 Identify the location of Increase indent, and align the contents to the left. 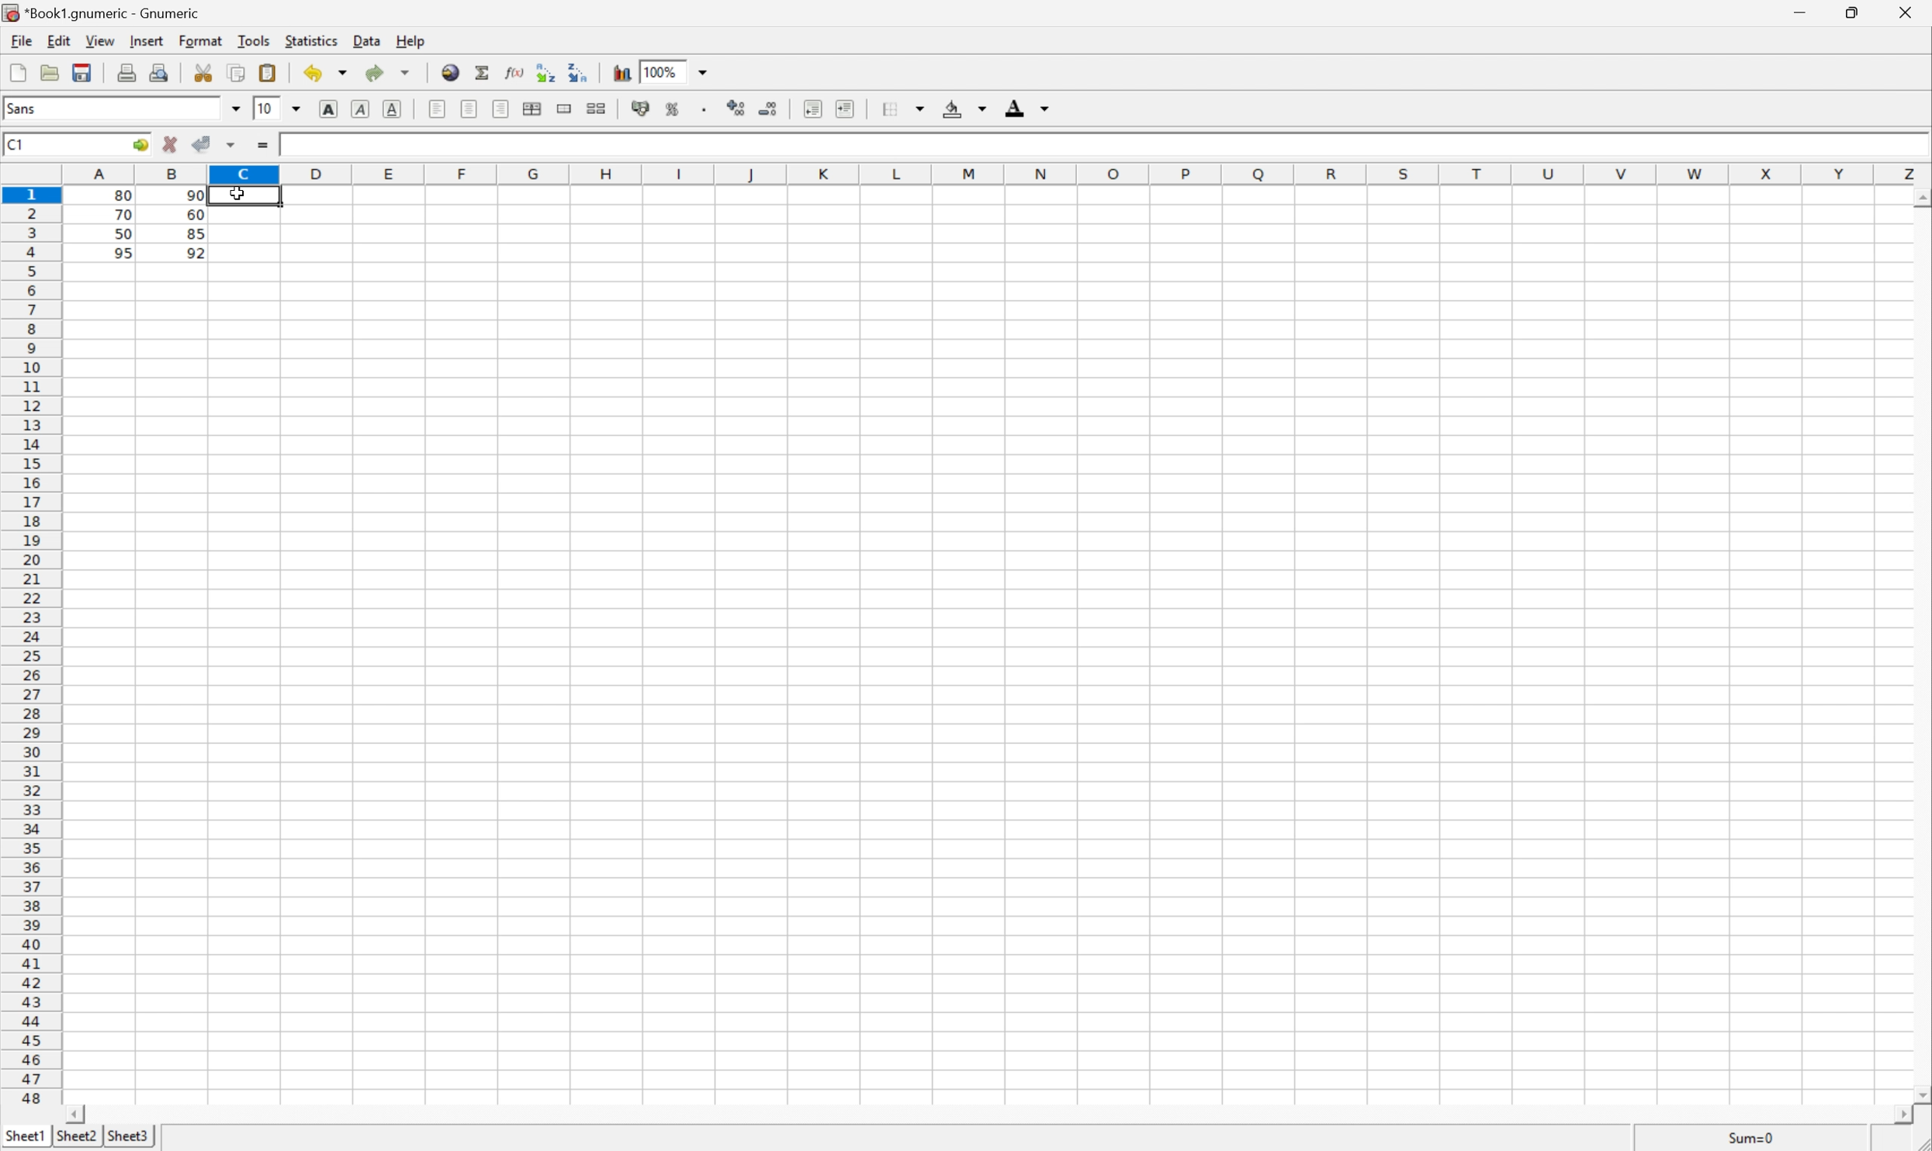
(813, 106).